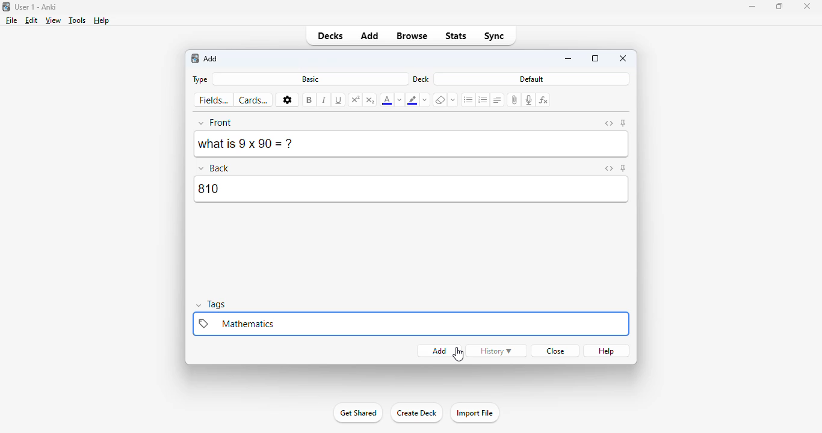 The image size is (822, 433). What do you see at coordinates (608, 168) in the screenshot?
I see `toggle HTML editor` at bounding box center [608, 168].